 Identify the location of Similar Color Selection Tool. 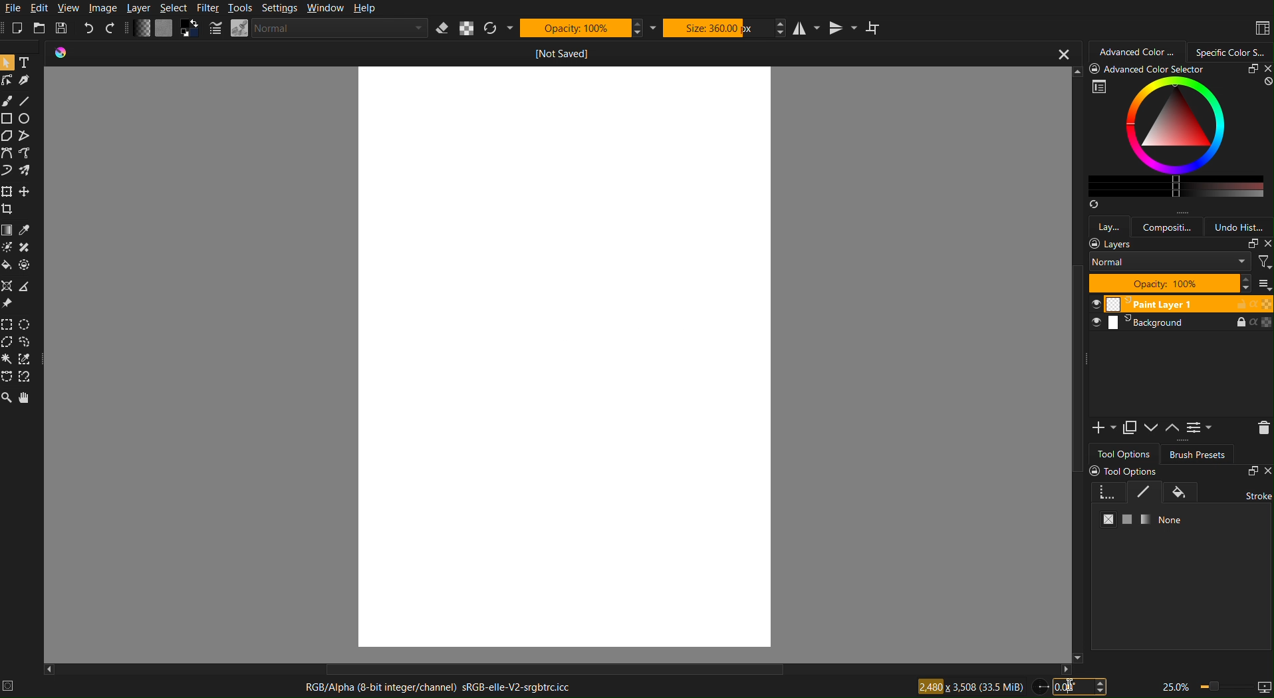
(24, 360).